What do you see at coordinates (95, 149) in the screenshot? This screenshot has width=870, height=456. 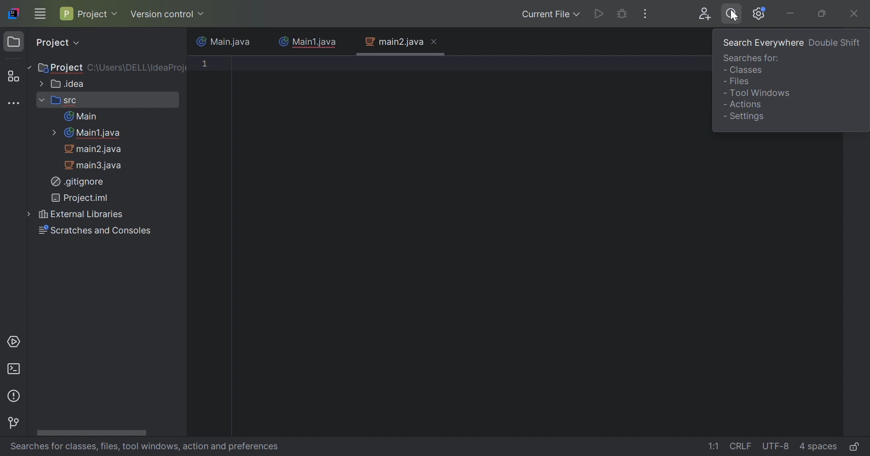 I see `main2.java` at bounding box center [95, 149].